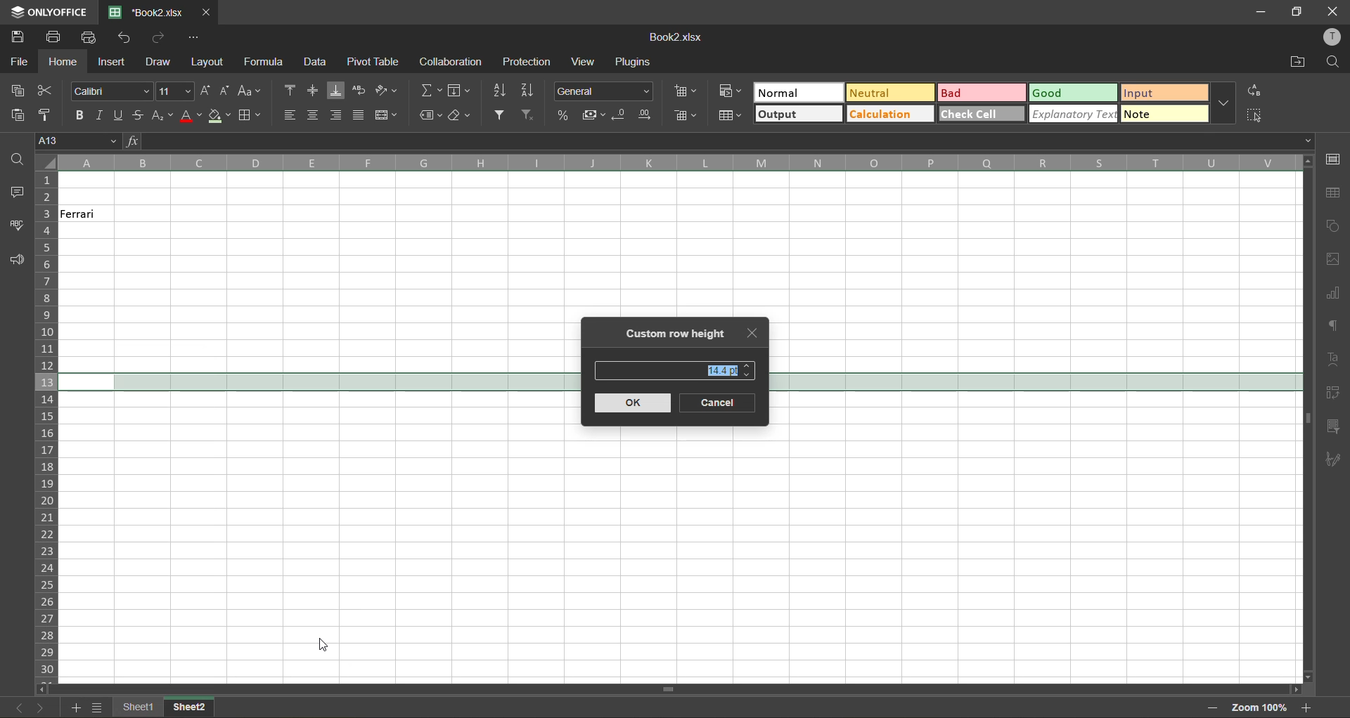 The height and width of the screenshot is (718, 1350). Describe the element at coordinates (1297, 64) in the screenshot. I see `open location` at that location.